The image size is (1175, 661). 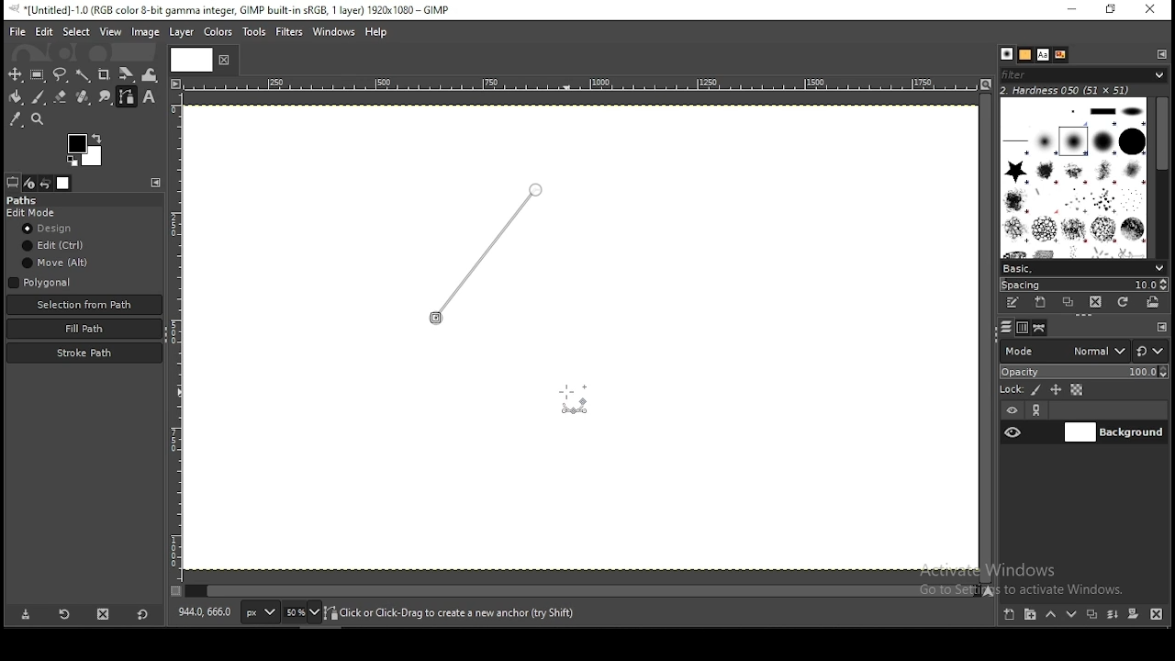 I want to click on zoom tool, so click(x=39, y=118).